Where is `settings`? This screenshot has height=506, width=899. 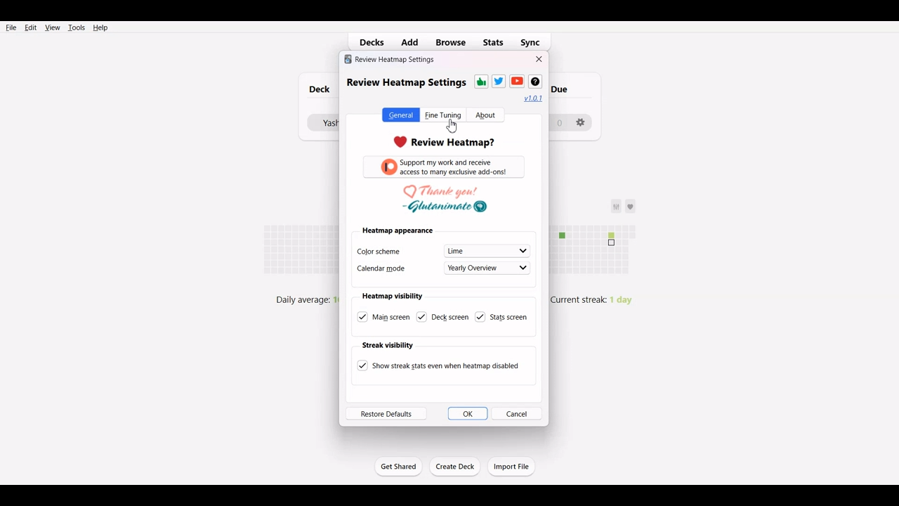
settings is located at coordinates (584, 124).